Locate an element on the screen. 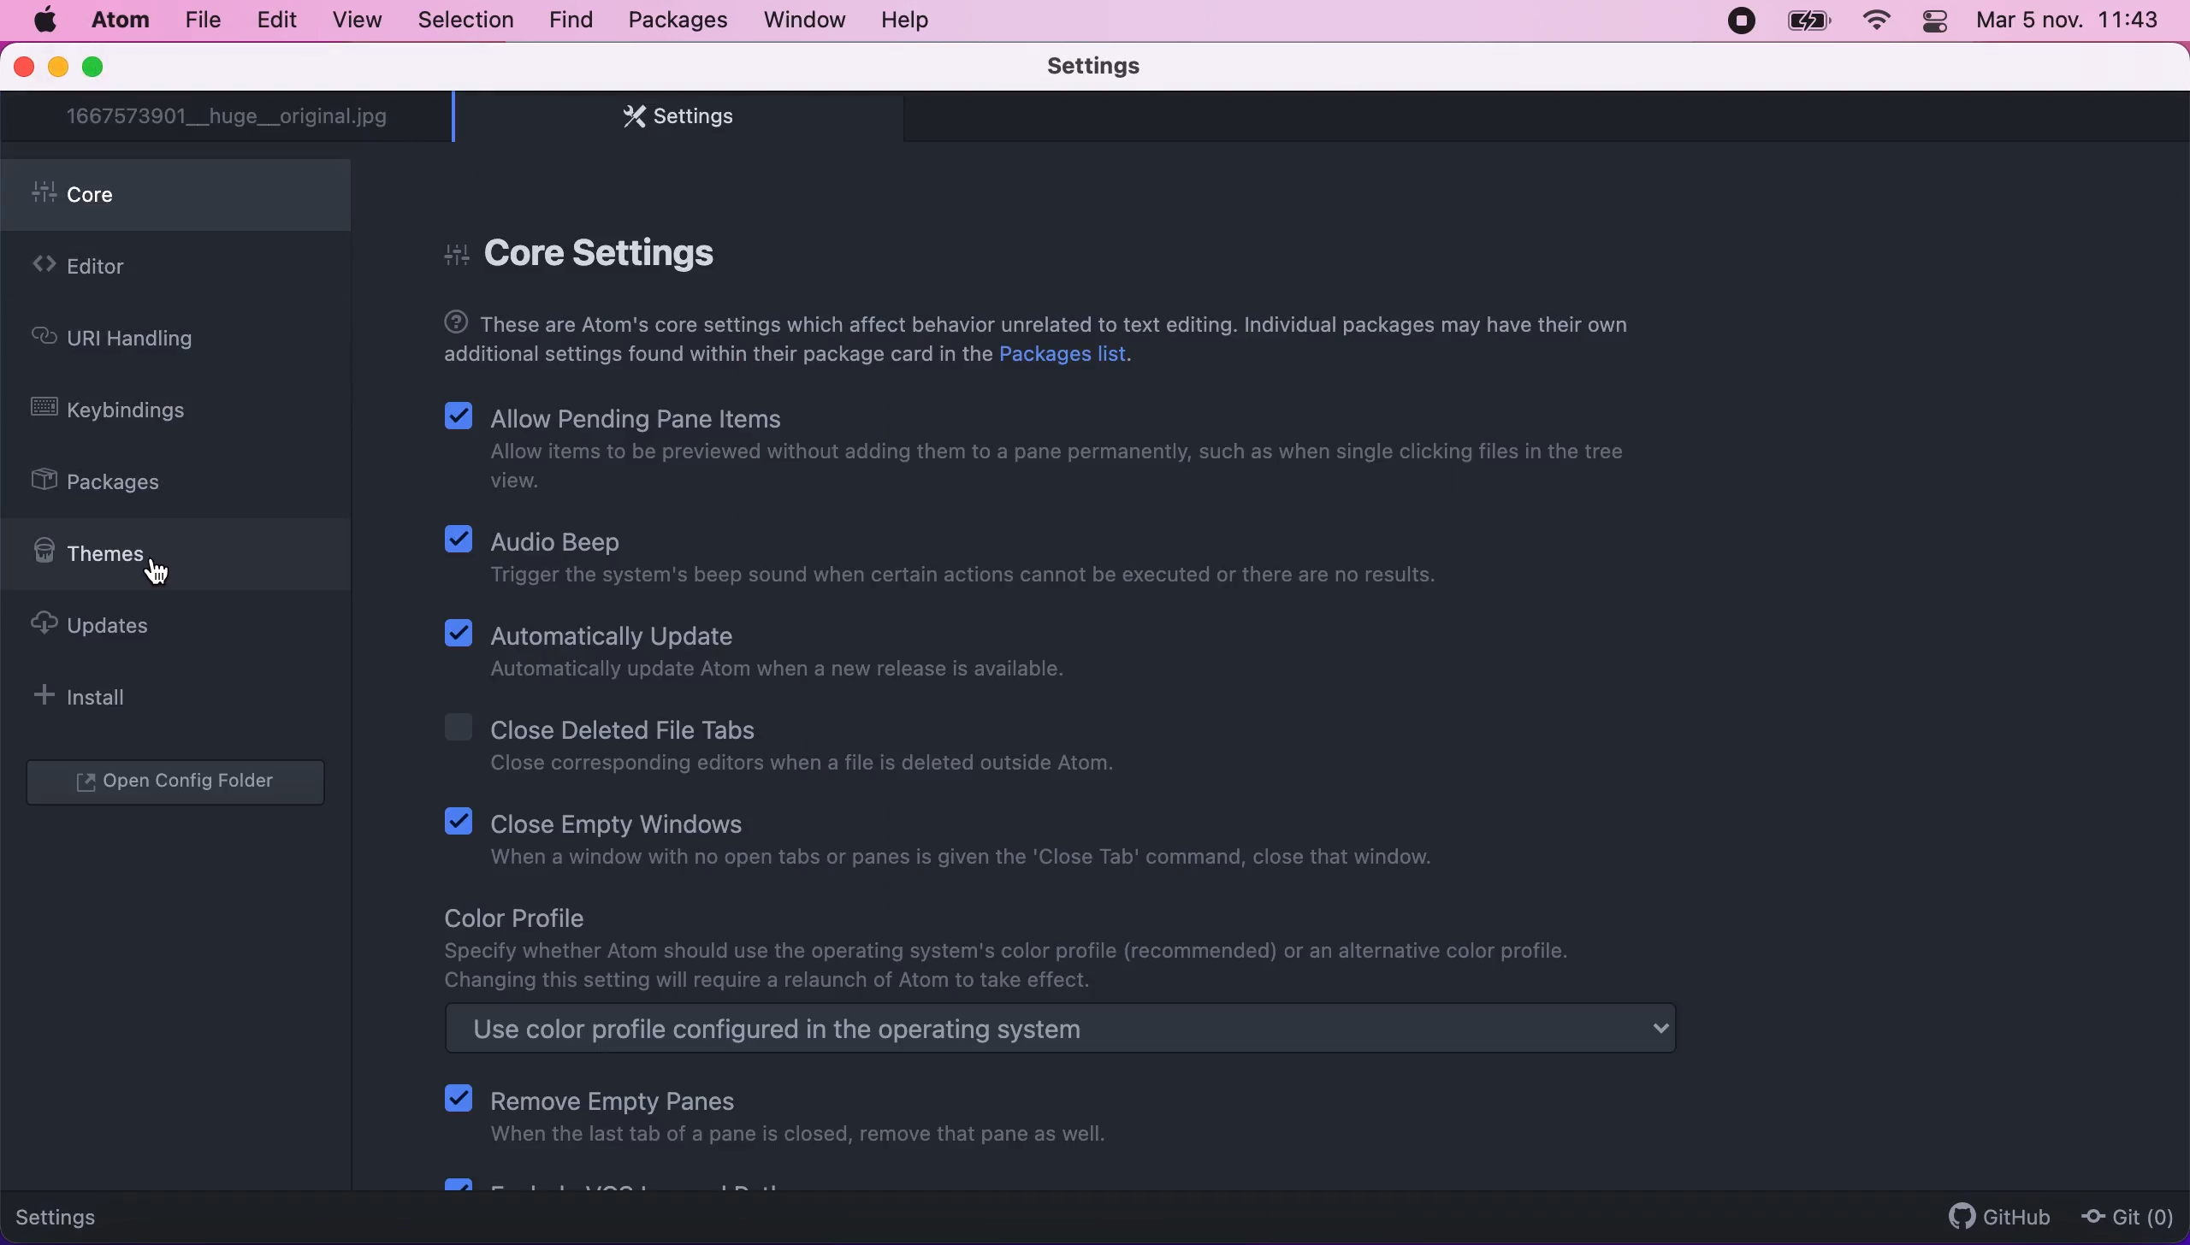 This screenshot has width=2190, height=1245. core settings is located at coordinates (614, 250).